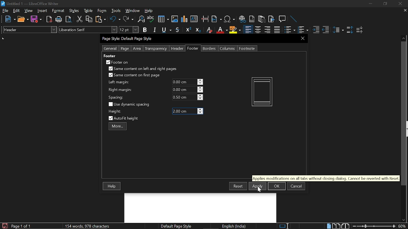 The height and width of the screenshot is (229, 408). I want to click on HElp, so click(149, 10).